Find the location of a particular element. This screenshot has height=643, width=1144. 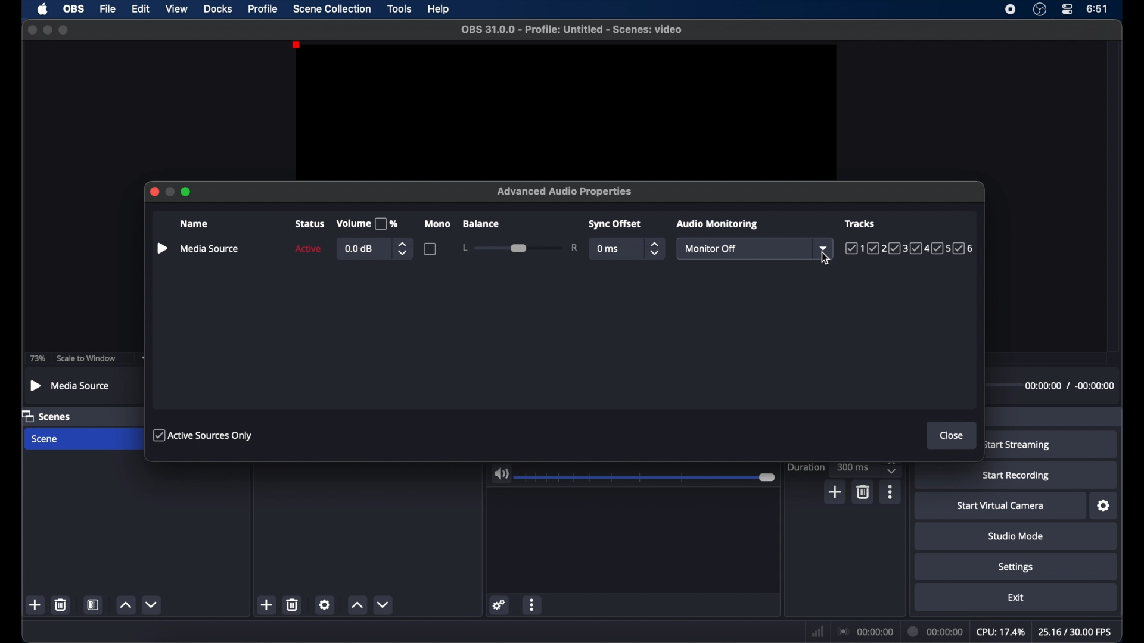

scene is located at coordinates (46, 439).